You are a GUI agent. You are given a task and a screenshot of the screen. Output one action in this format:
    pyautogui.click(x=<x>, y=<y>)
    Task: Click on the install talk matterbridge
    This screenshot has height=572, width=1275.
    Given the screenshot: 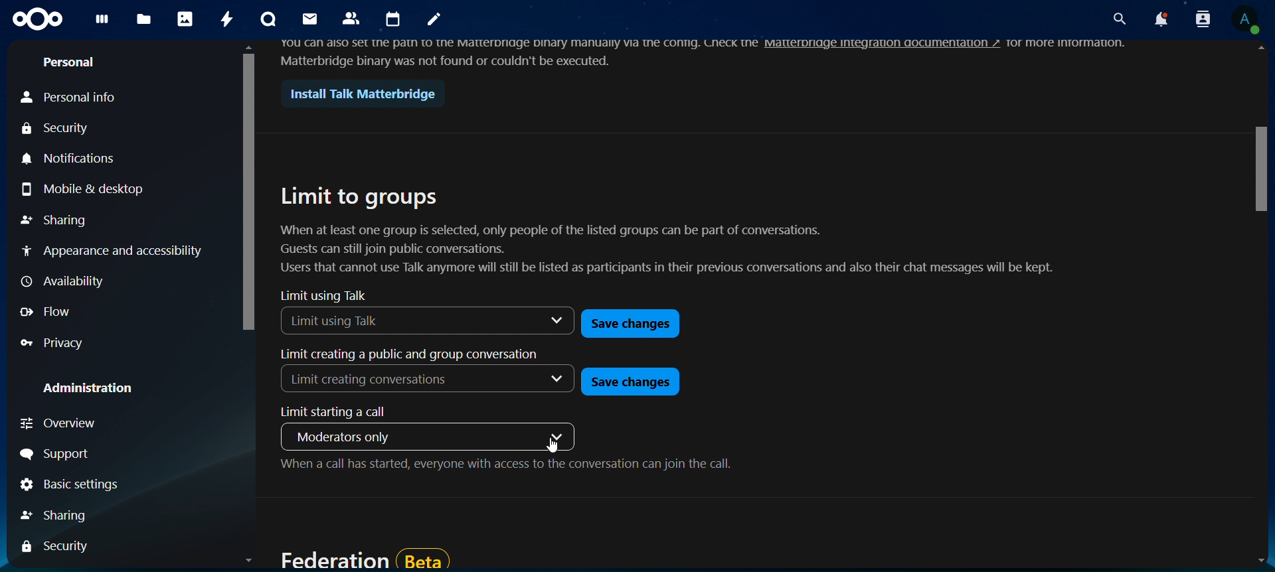 What is the action you would take?
    pyautogui.click(x=357, y=94)
    